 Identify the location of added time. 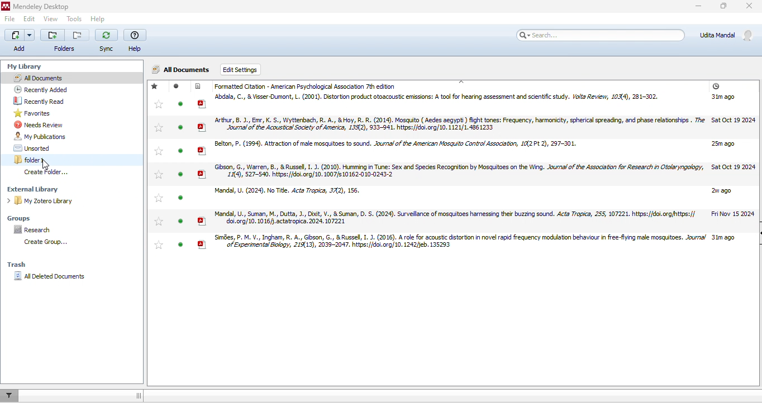
(717, 87).